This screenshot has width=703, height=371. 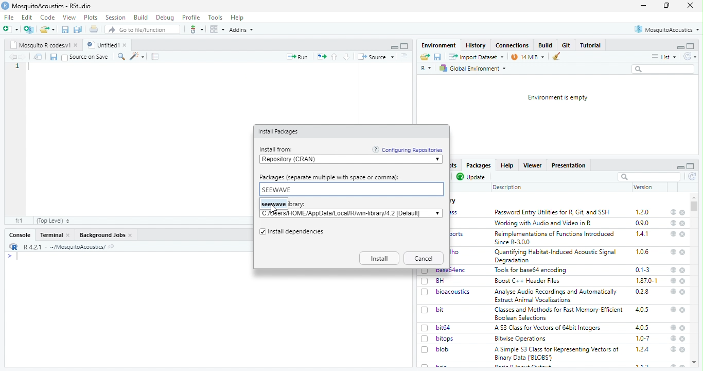 I want to click on close, so click(x=691, y=5).